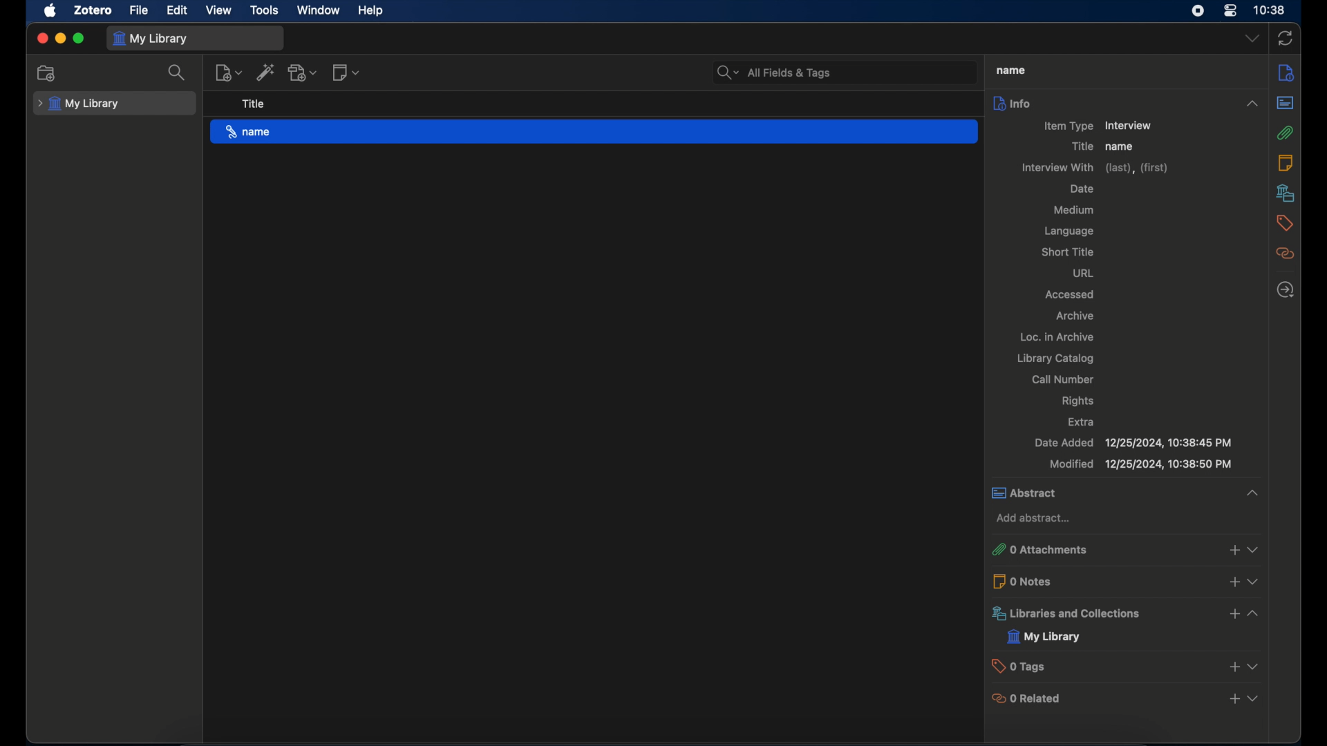 This screenshot has width=1327, height=746. What do you see at coordinates (59, 39) in the screenshot?
I see `minimize` at bounding box center [59, 39].